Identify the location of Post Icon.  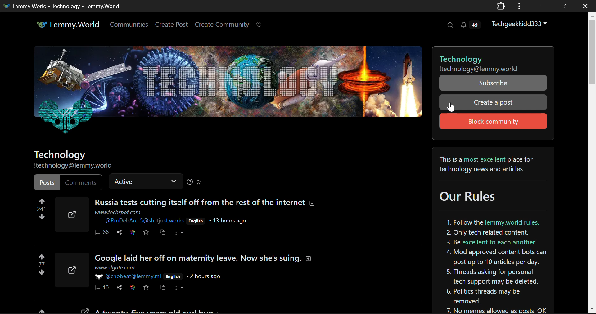
(71, 270).